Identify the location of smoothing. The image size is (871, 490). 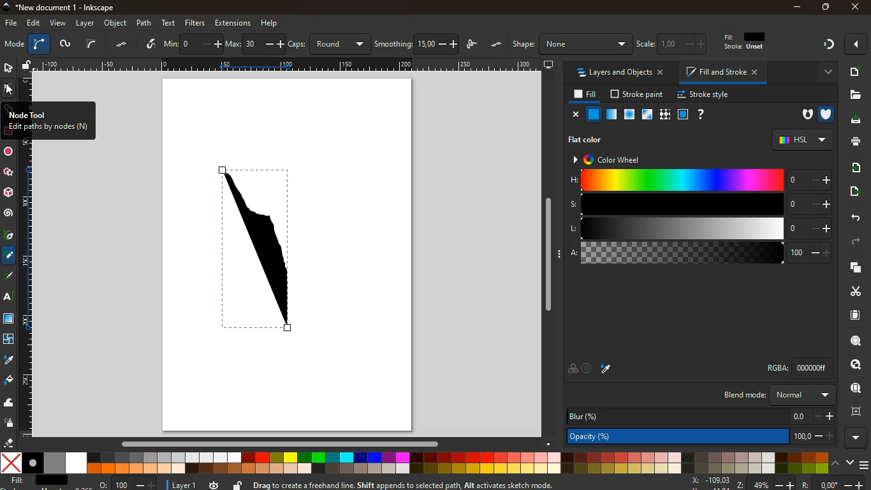
(416, 43).